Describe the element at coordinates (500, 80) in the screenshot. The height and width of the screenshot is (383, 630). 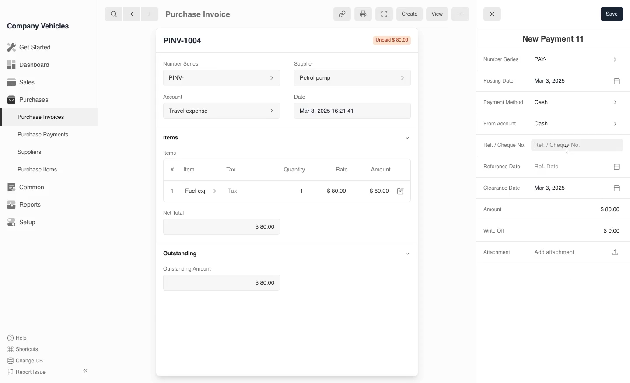
I see `Posting Date` at that location.